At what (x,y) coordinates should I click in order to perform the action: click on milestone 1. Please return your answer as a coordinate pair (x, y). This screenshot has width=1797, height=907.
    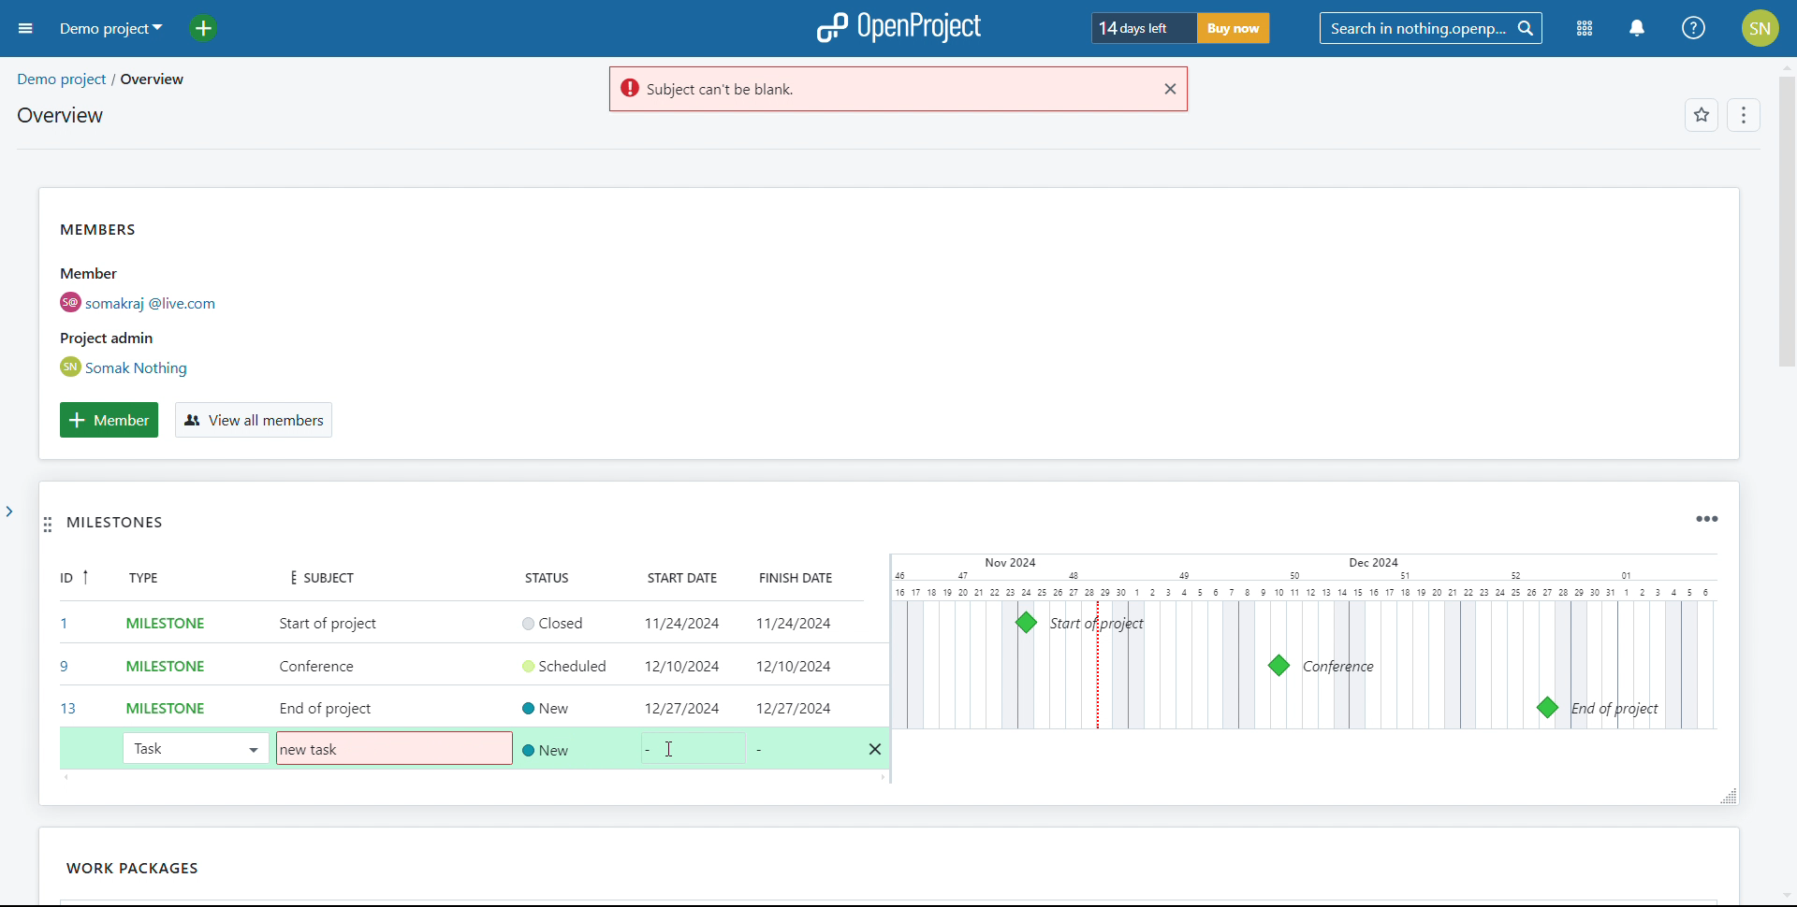
    Looking at the image, I should click on (1026, 623).